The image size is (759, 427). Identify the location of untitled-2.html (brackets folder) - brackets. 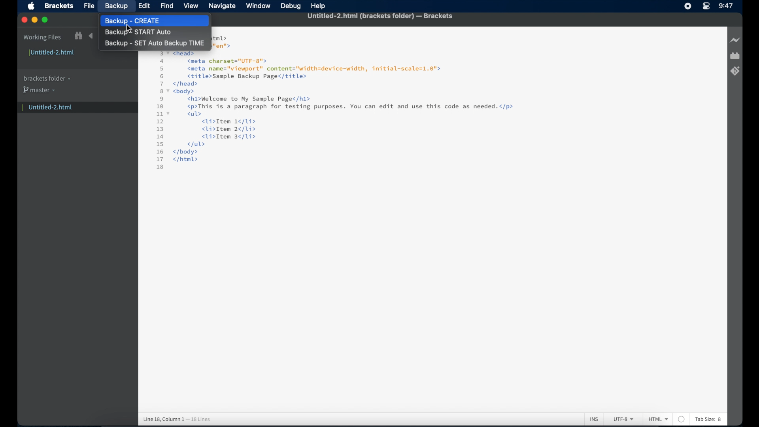
(380, 16).